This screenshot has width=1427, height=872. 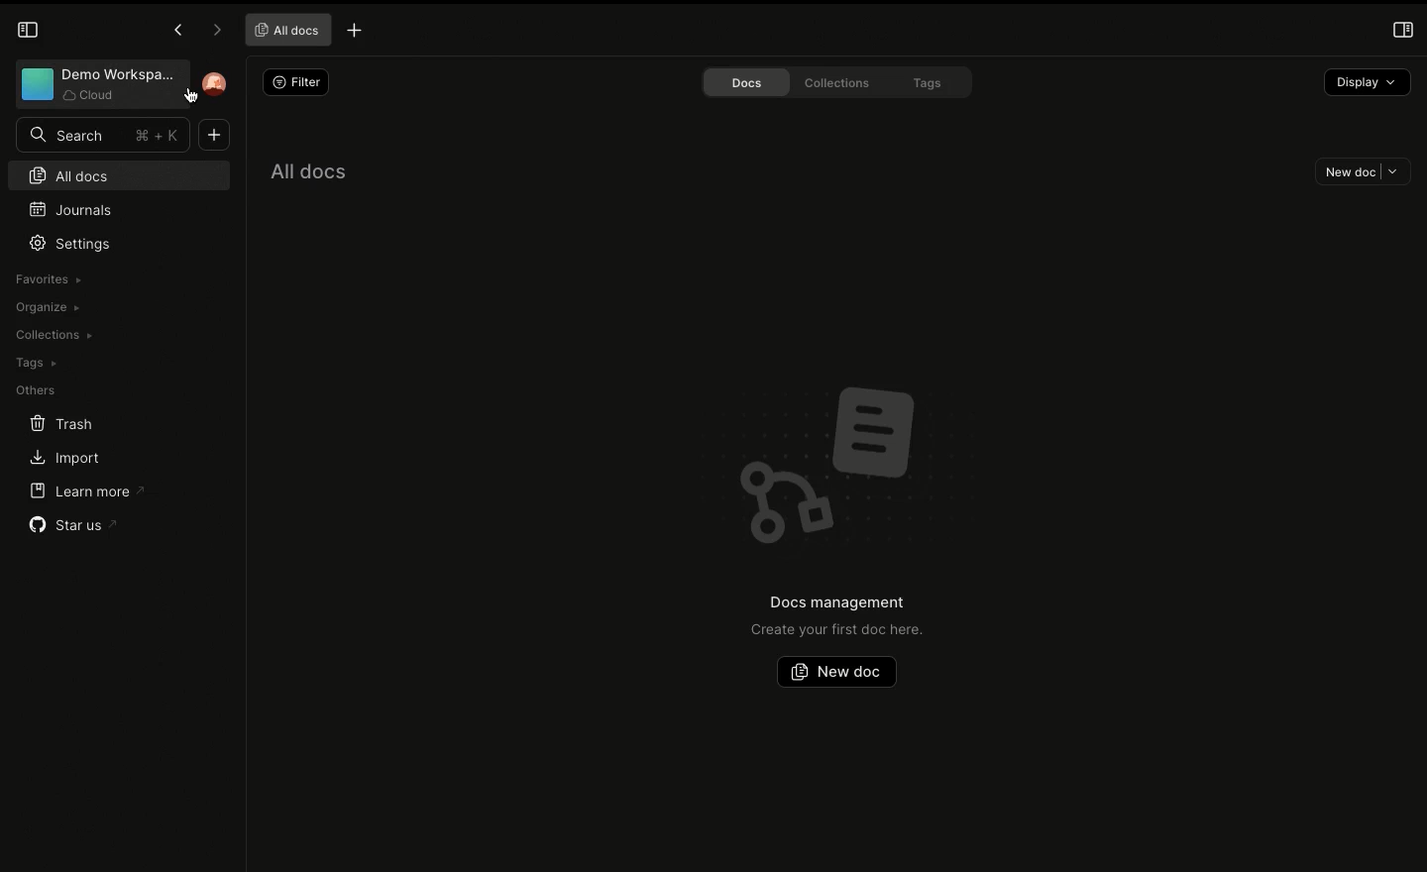 What do you see at coordinates (117, 173) in the screenshot?
I see `All docs` at bounding box center [117, 173].